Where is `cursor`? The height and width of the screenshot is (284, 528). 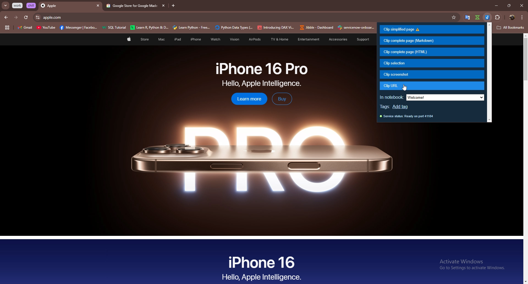 cursor is located at coordinates (405, 88).